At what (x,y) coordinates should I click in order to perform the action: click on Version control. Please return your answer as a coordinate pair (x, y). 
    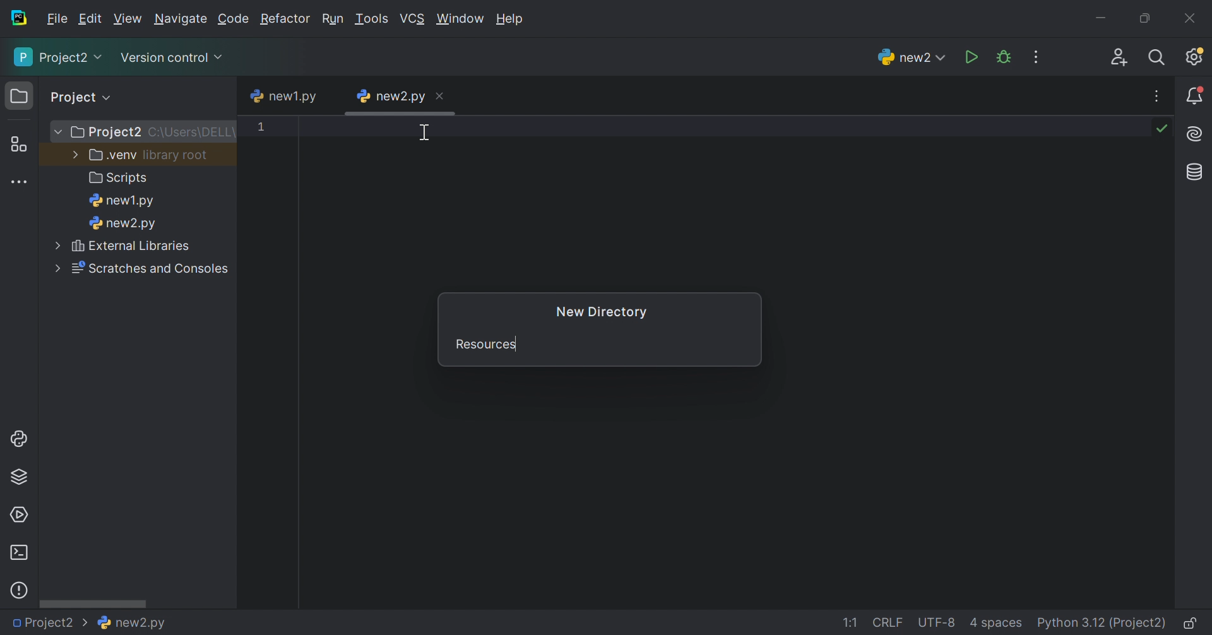
    Looking at the image, I should click on (173, 59).